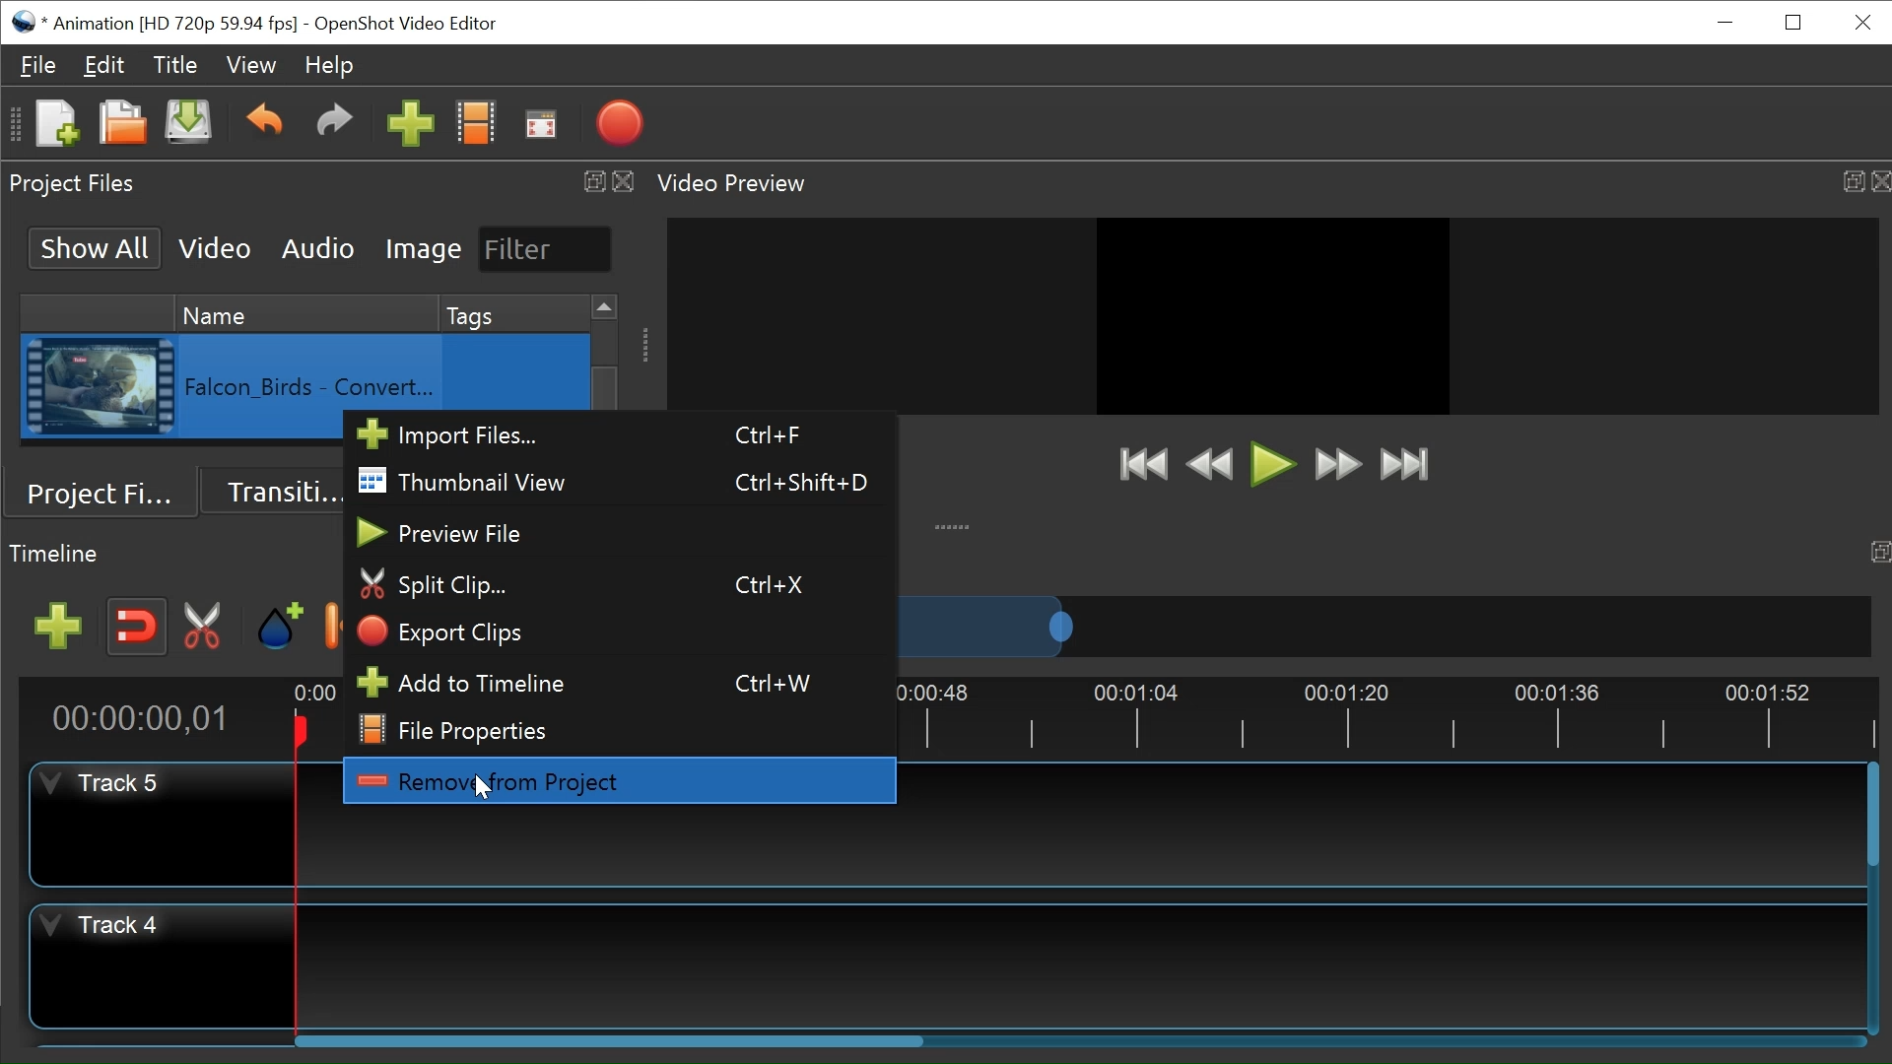  I want to click on Choose Files, so click(477, 124).